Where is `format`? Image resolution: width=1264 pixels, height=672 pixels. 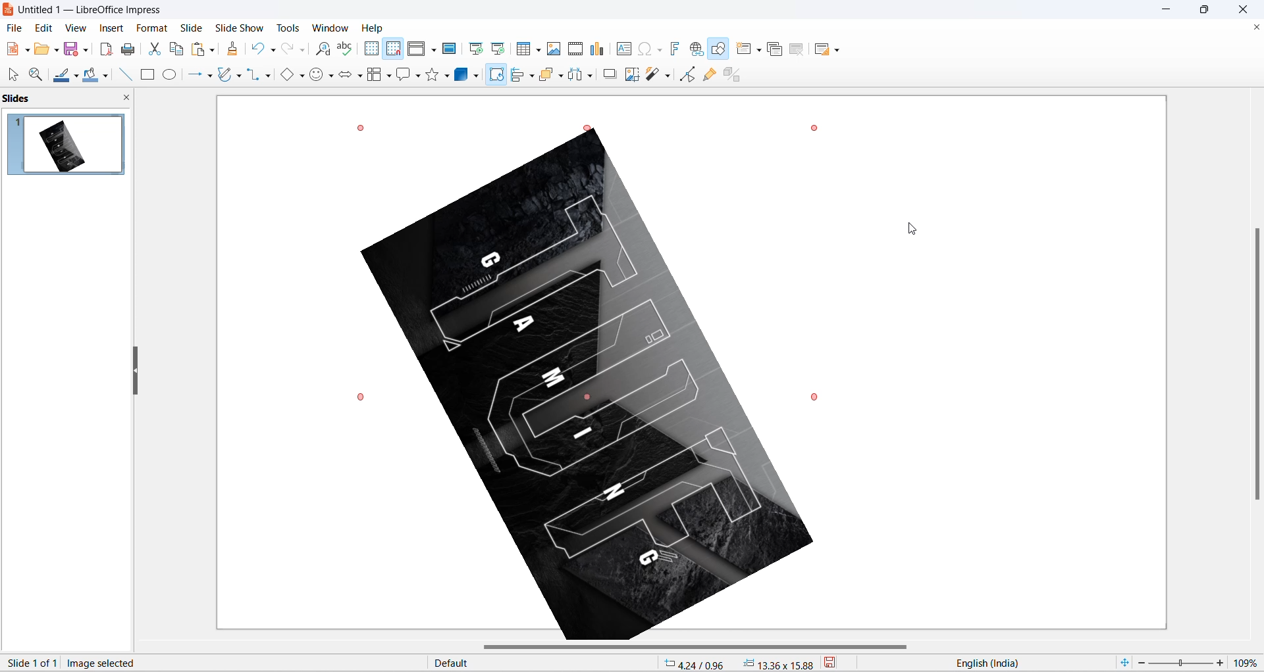 format is located at coordinates (149, 29).